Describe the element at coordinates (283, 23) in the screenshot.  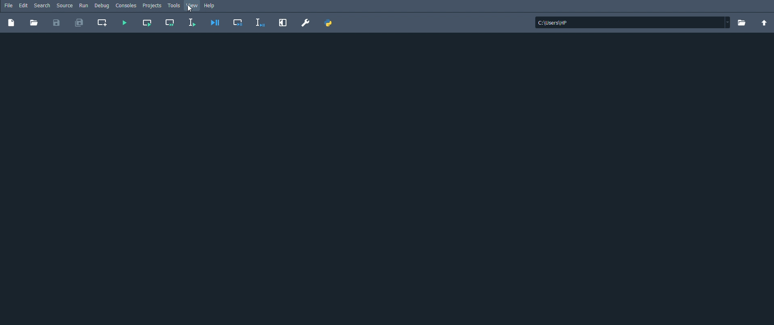
I see `Maximize current pane` at that location.